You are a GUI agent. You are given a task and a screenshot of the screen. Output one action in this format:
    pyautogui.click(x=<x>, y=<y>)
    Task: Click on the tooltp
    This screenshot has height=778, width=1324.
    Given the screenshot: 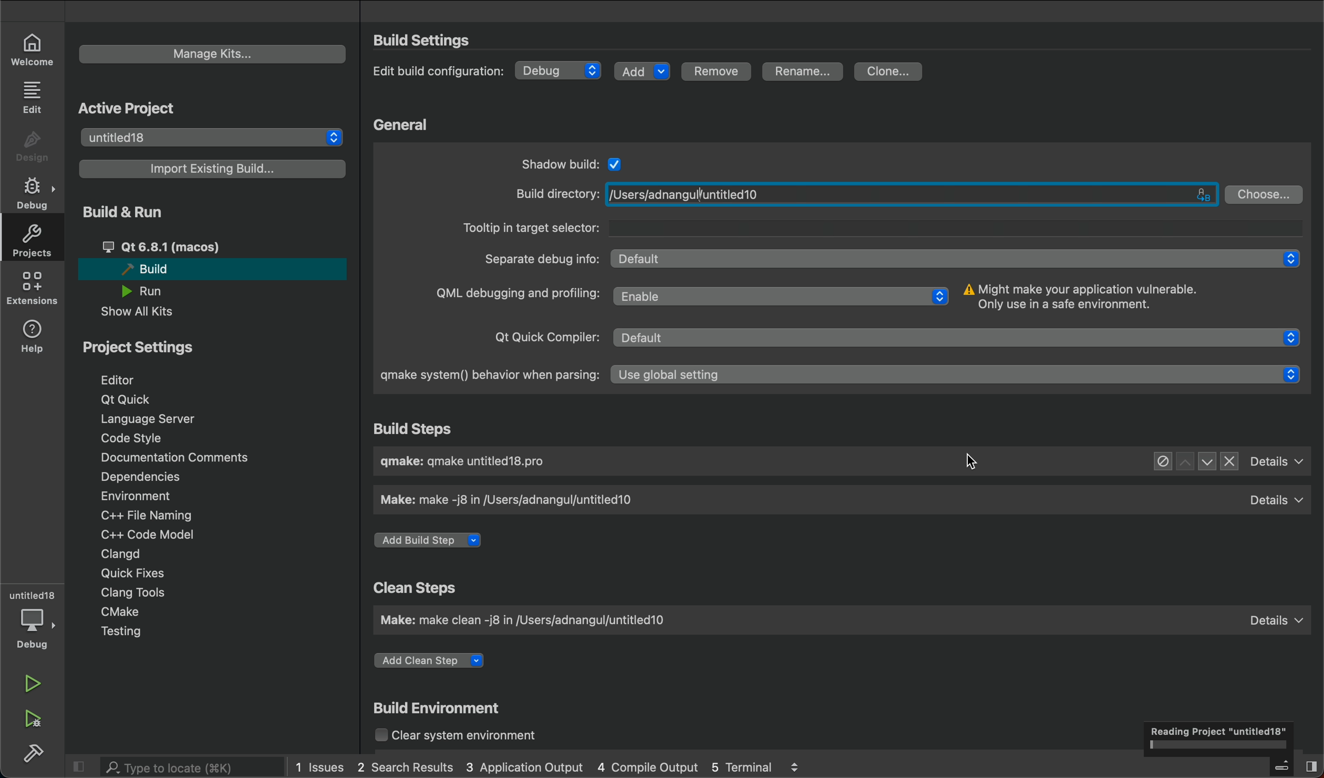 What is the action you would take?
    pyautogui.click(x=880, y=227)
    